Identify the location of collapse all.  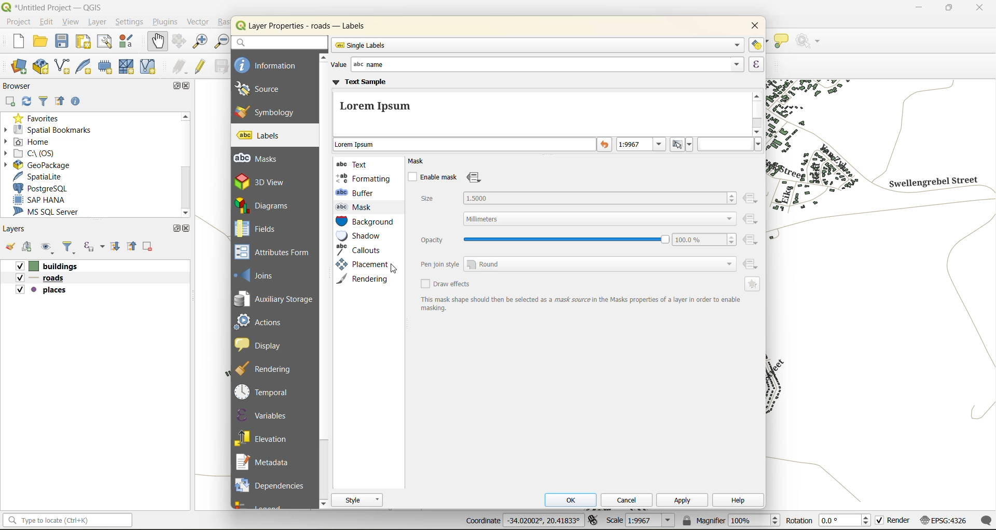
(60, 101).